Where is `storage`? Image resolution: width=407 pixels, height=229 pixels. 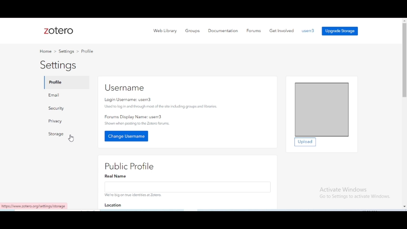 storage is located at coordinates (55, 134).